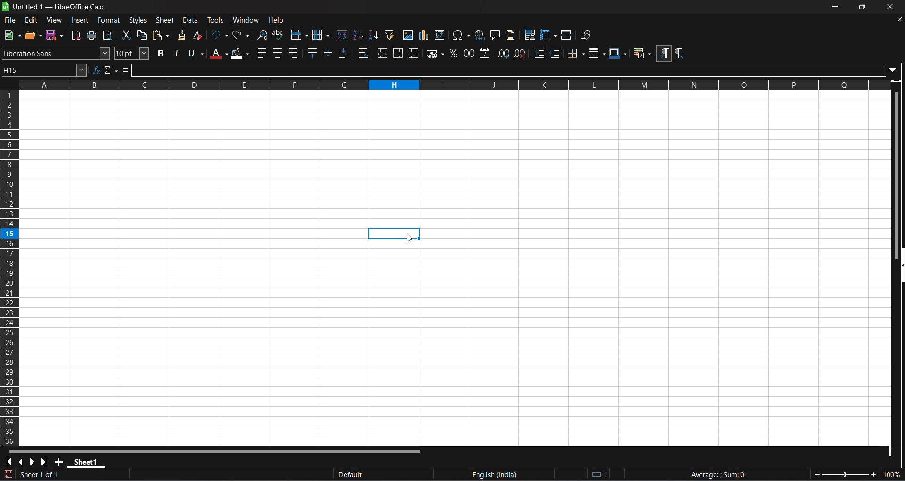 The image size is (905, 481). Describe the element at coordinates (857, 474) in the screenshot. I see `zoom factor` at that location.